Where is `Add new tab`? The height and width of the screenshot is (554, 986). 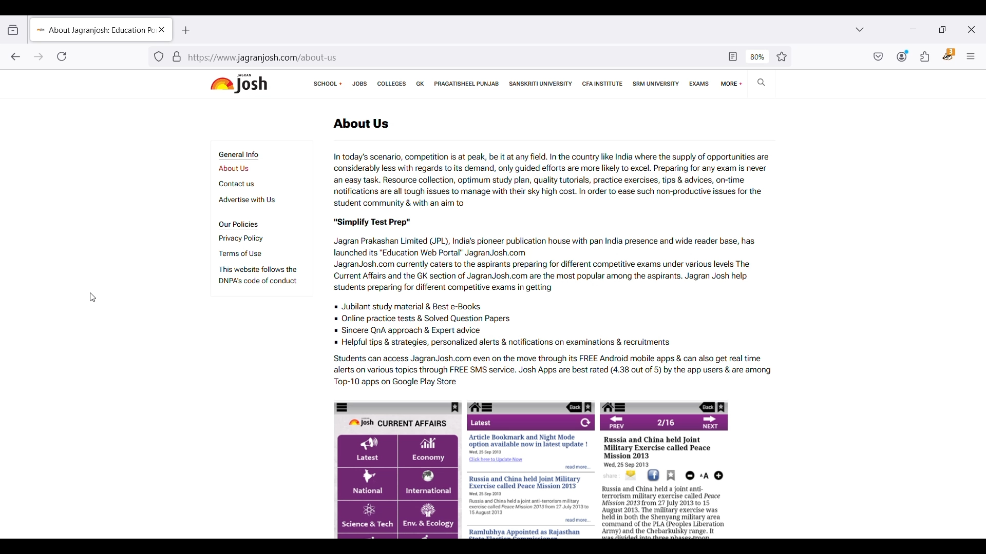 Add new tab is located at coordinates (186, 30).